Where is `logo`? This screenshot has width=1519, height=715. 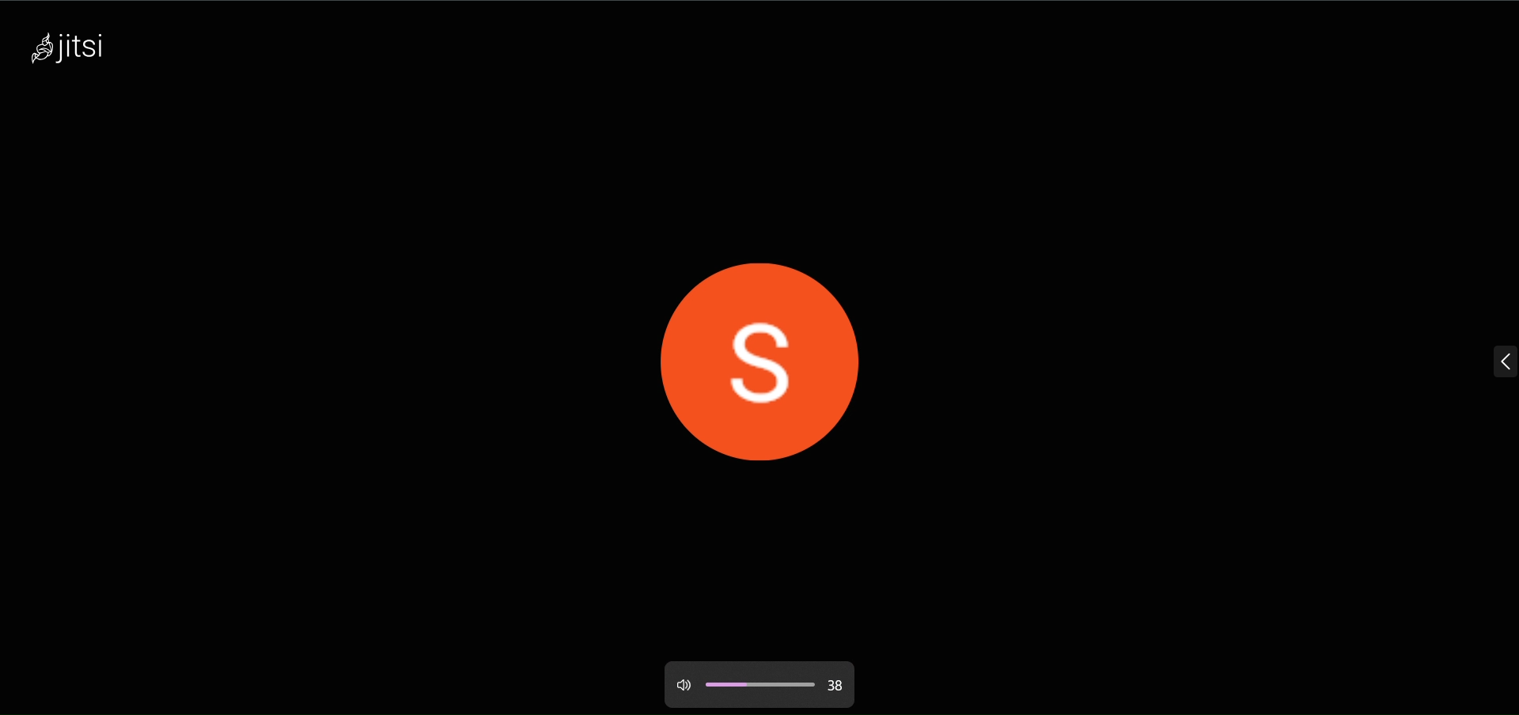
logo is located at coordinates (81, 51).